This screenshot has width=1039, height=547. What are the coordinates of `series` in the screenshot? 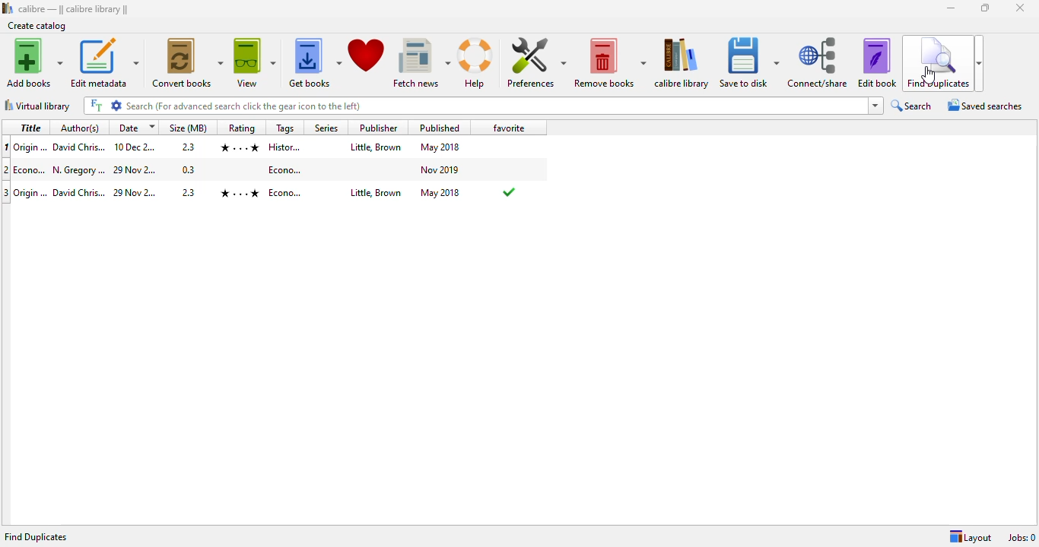 It's located at (326, 128).